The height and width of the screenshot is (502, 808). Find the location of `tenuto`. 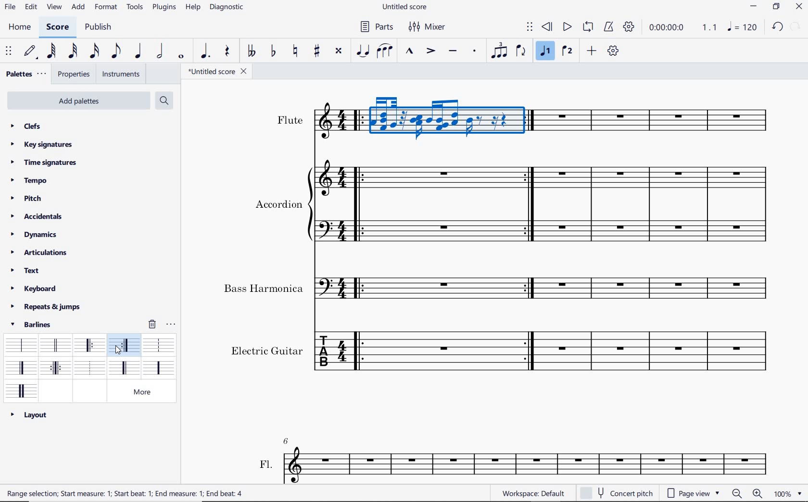

tenuto is located at coordinates (452, 51).